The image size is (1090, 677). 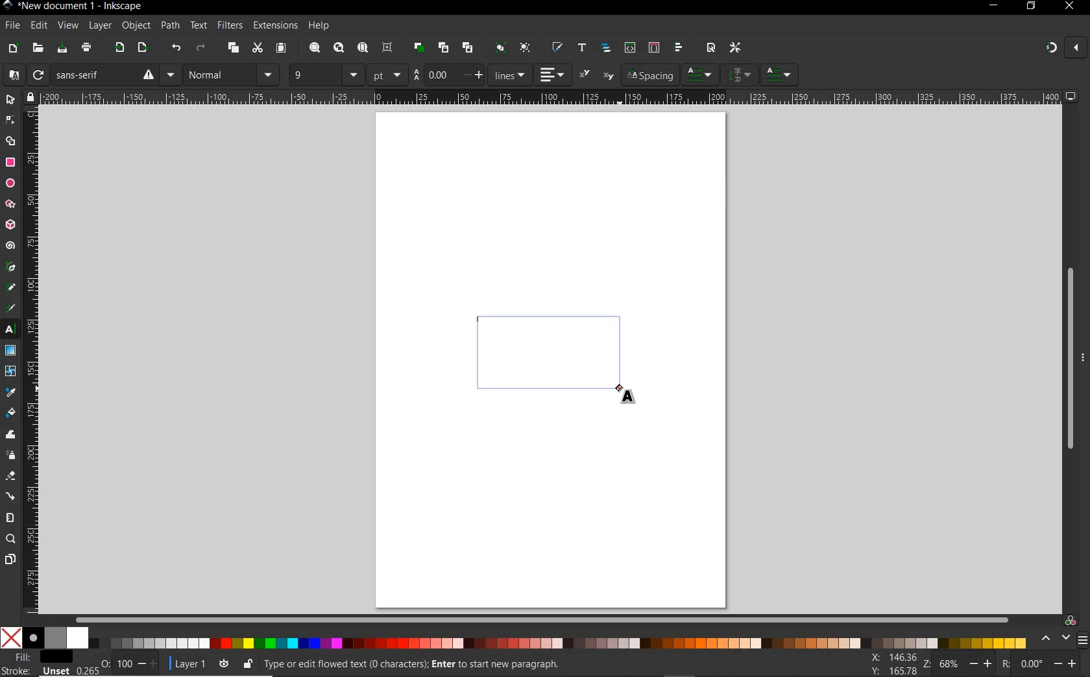 I want to click on pages tool, so click(x=10, y=560).